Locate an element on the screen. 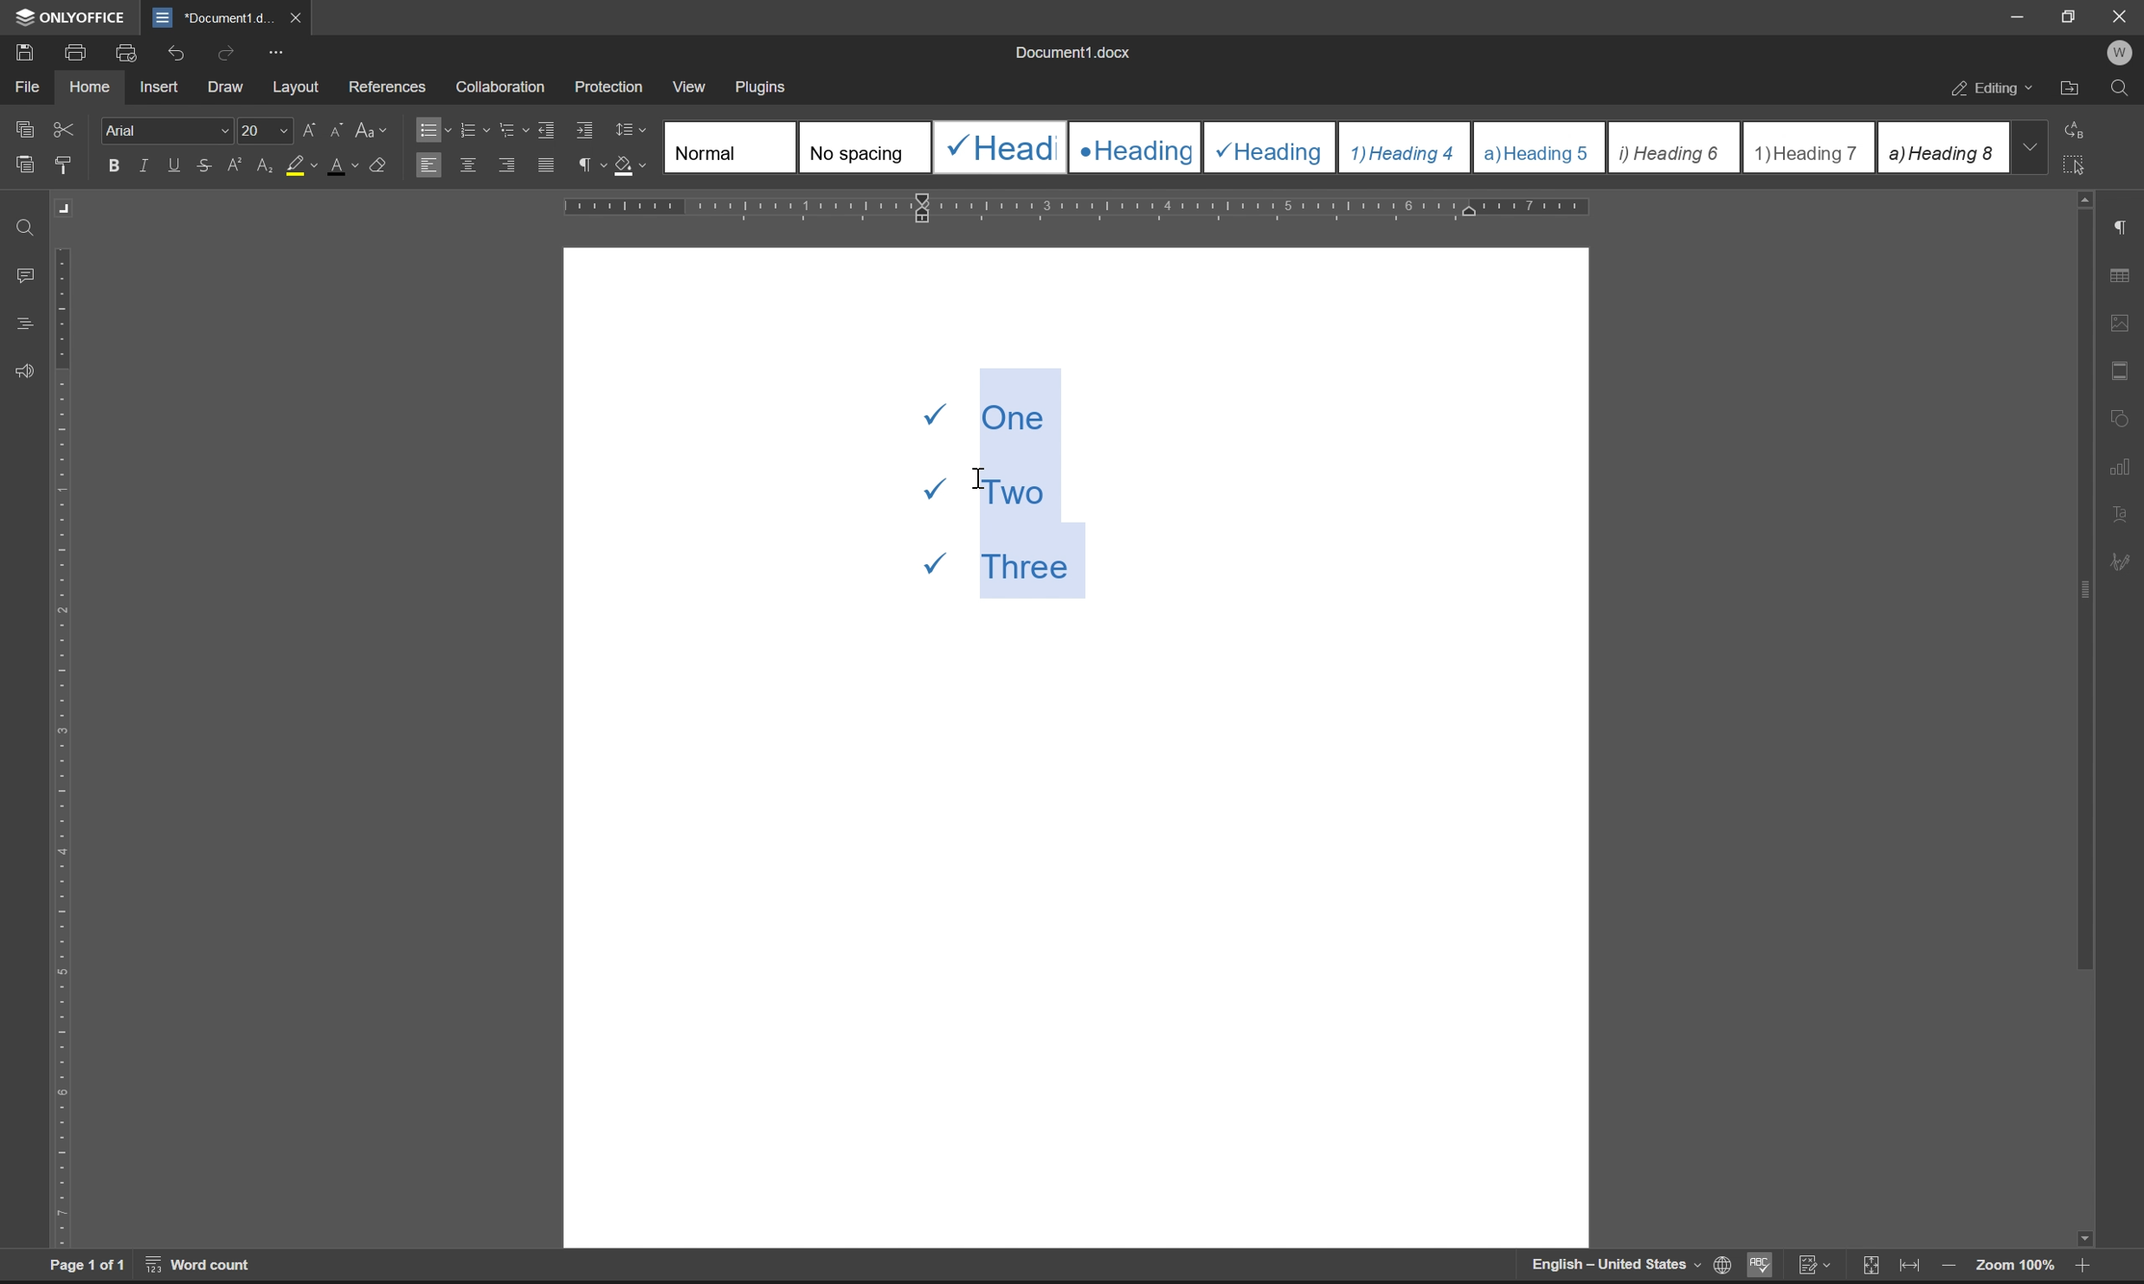 The image size is (2144, 1284). document1 is located at coordinates (212, 18).